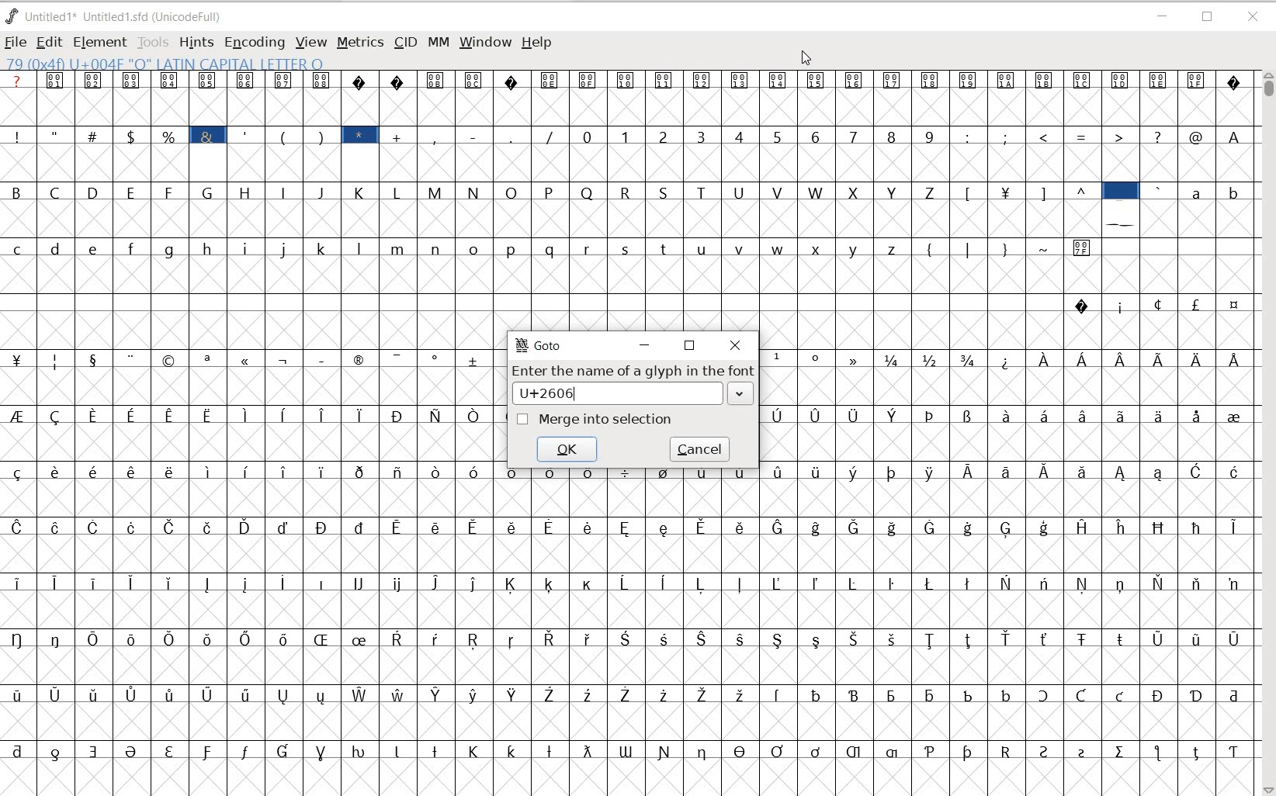 Image resolution: width=1276 pixels, height=796 pixels. What do you see at coordinates (689, 347) in the screenshot?
I see `restore` at bounding box center [689, 347].